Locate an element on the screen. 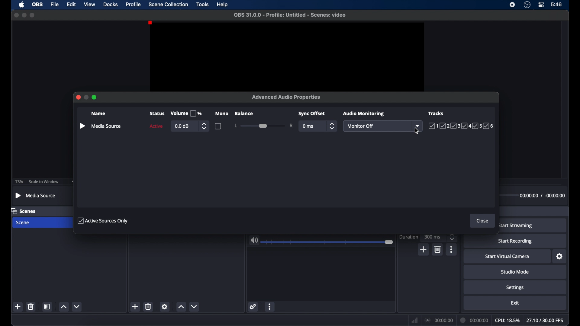 The width and height of the screenshot is (580, 326). stepper buttons is located at coordinates (452, 237).